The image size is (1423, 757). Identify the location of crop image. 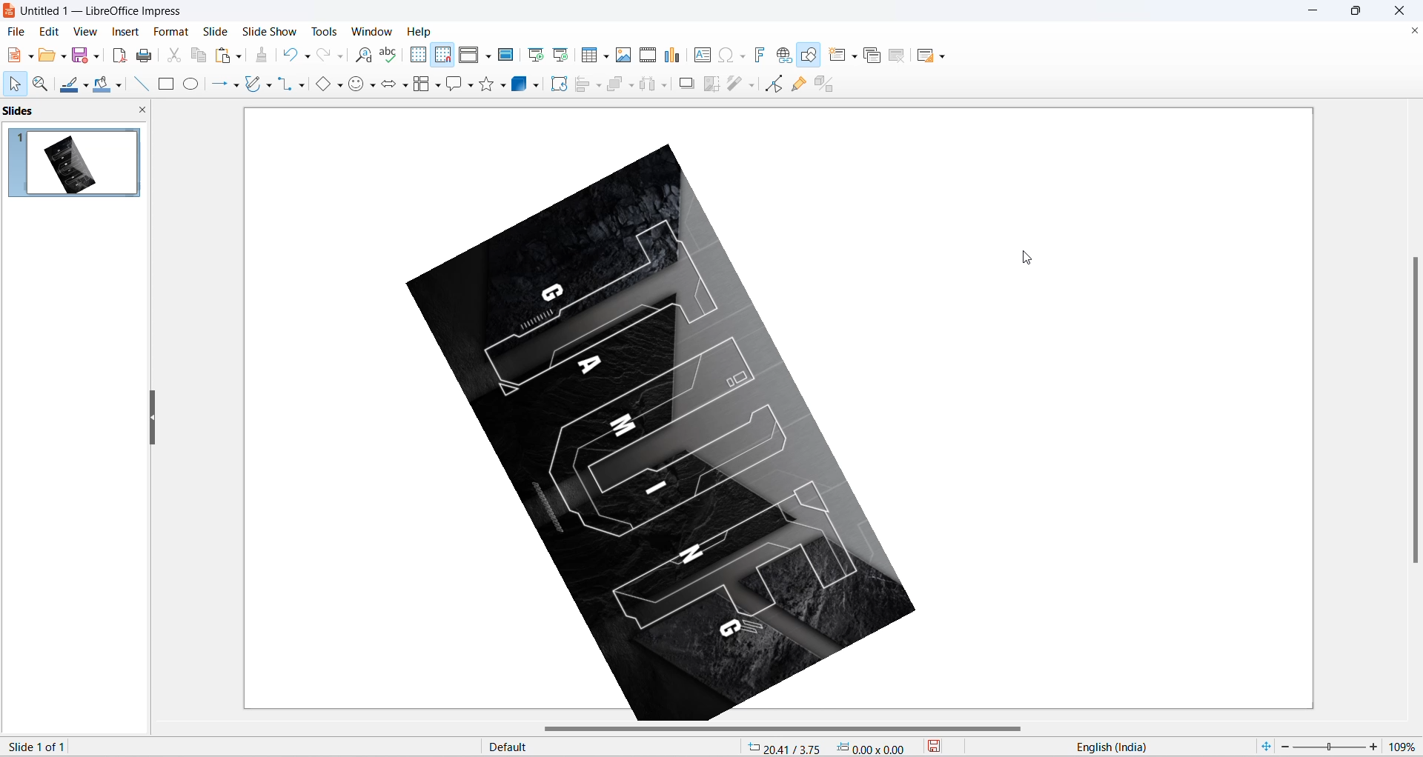
(710, 84).